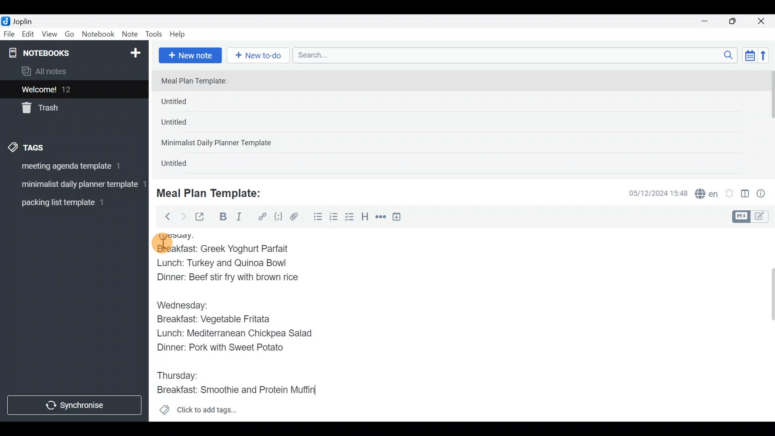  I want to click on Notebook, so click(98, 34).